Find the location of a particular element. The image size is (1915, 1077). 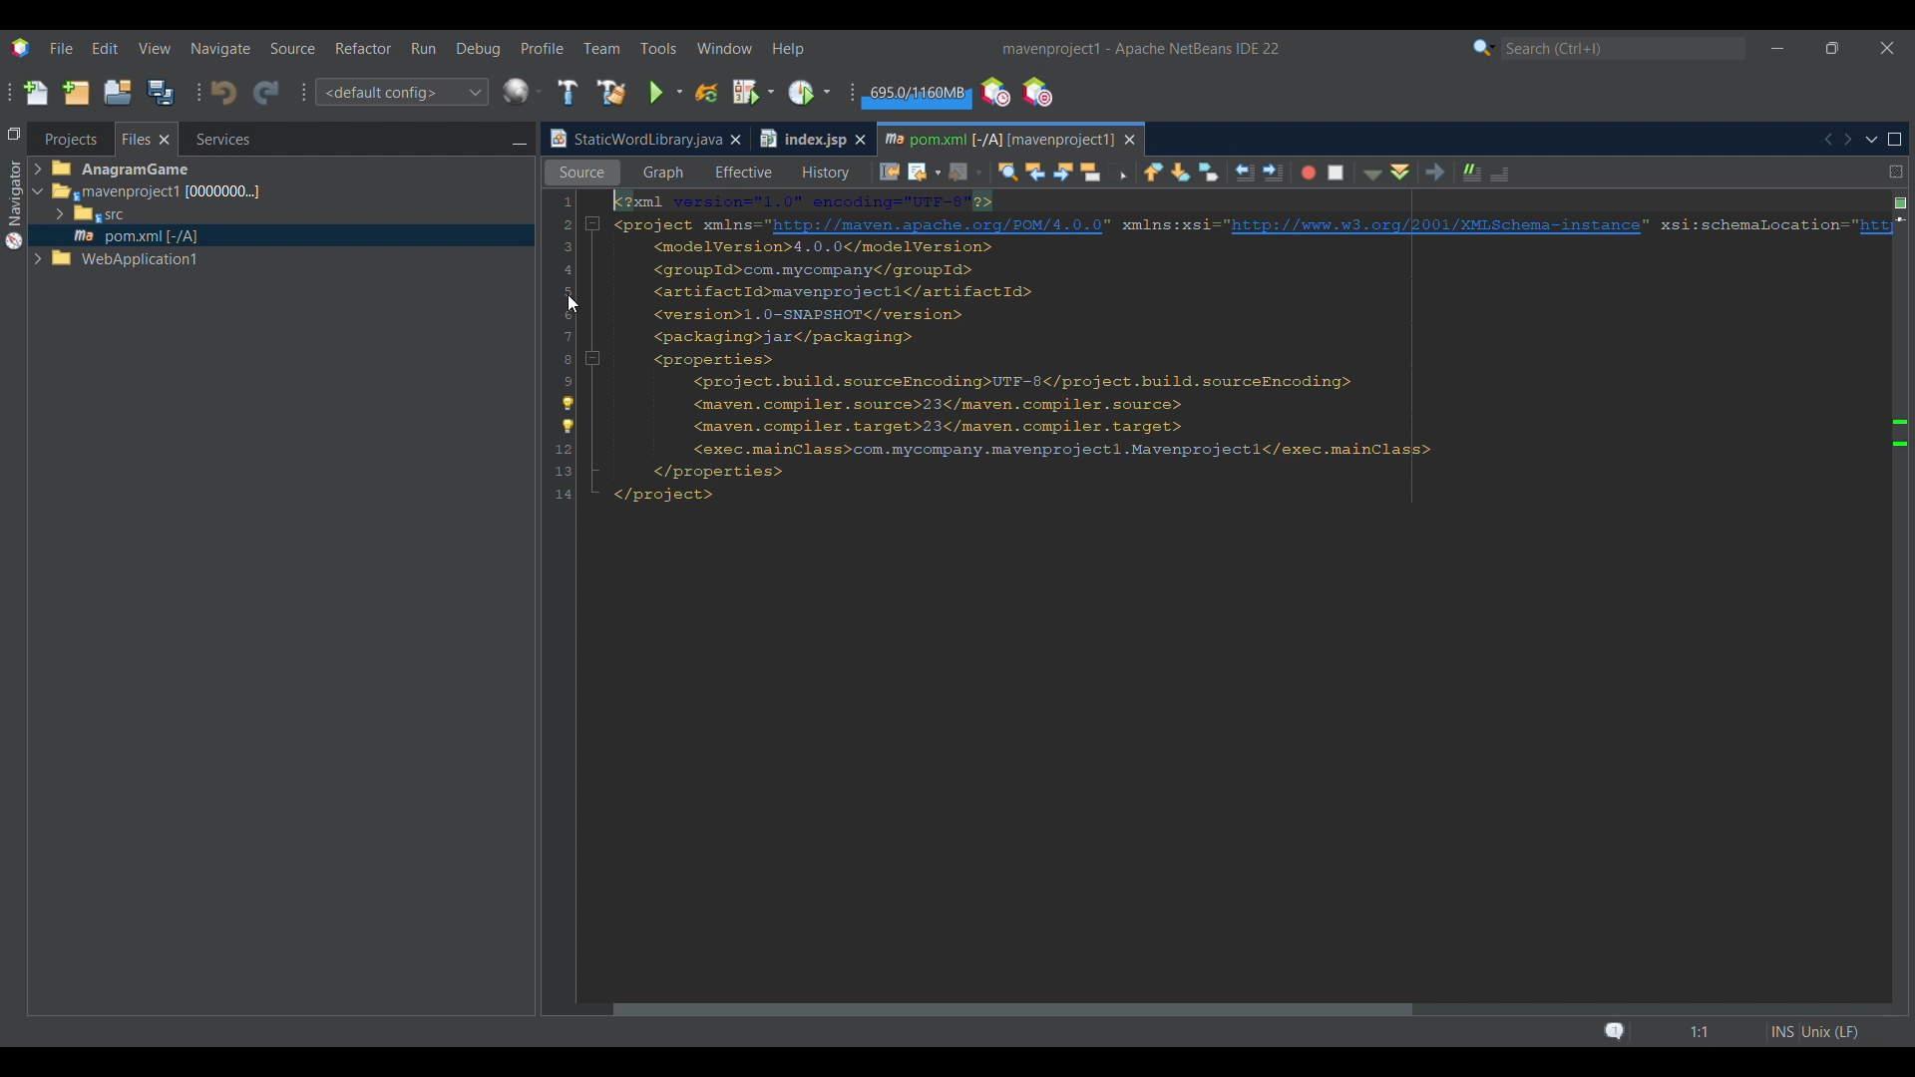

Forward options is located at coordinates (959, 172).